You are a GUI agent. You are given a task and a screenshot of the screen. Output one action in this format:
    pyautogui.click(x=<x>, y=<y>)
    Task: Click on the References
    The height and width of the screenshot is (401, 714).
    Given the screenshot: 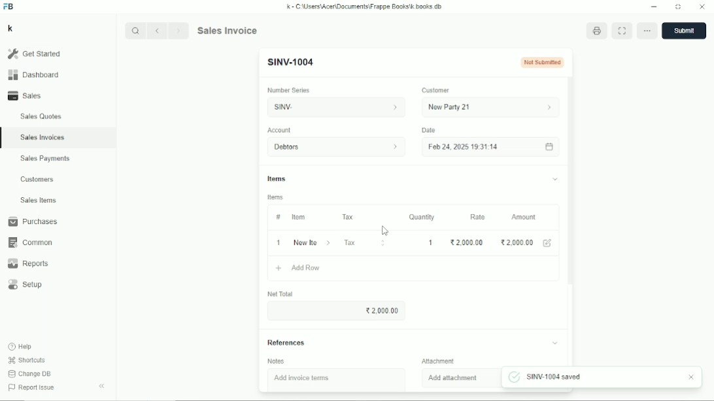 What is the action you would take?
    pyautogui.click(x=413, y=343)
    